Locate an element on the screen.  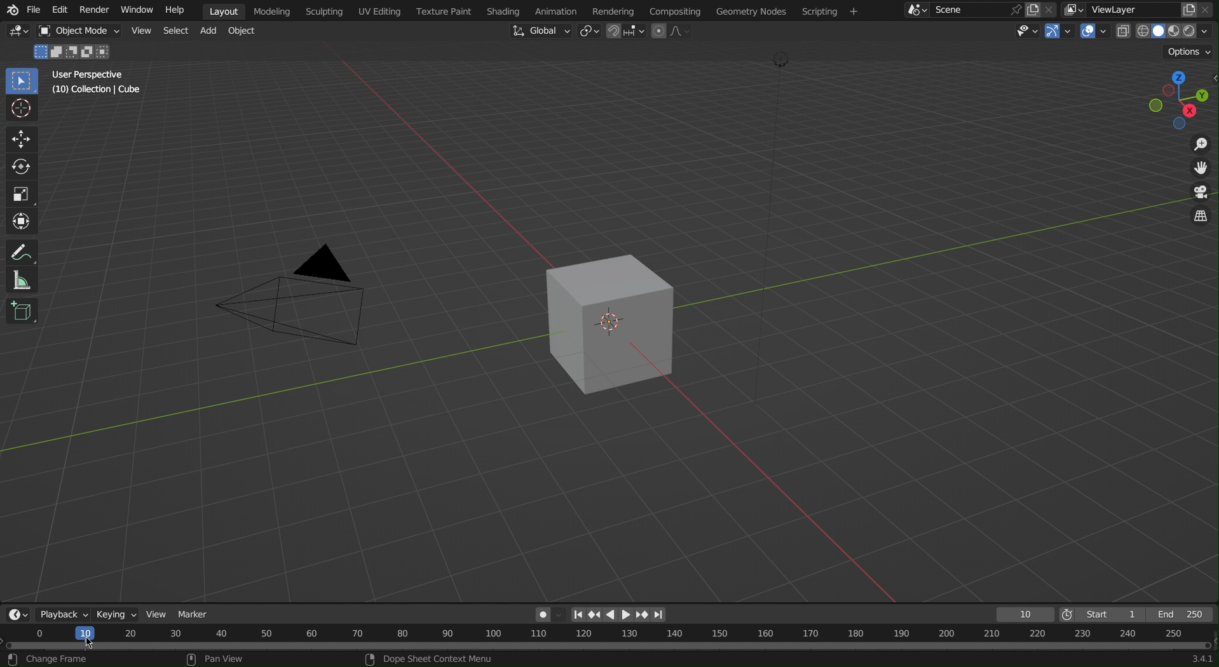
Mode is located at coordinates (72, 51).